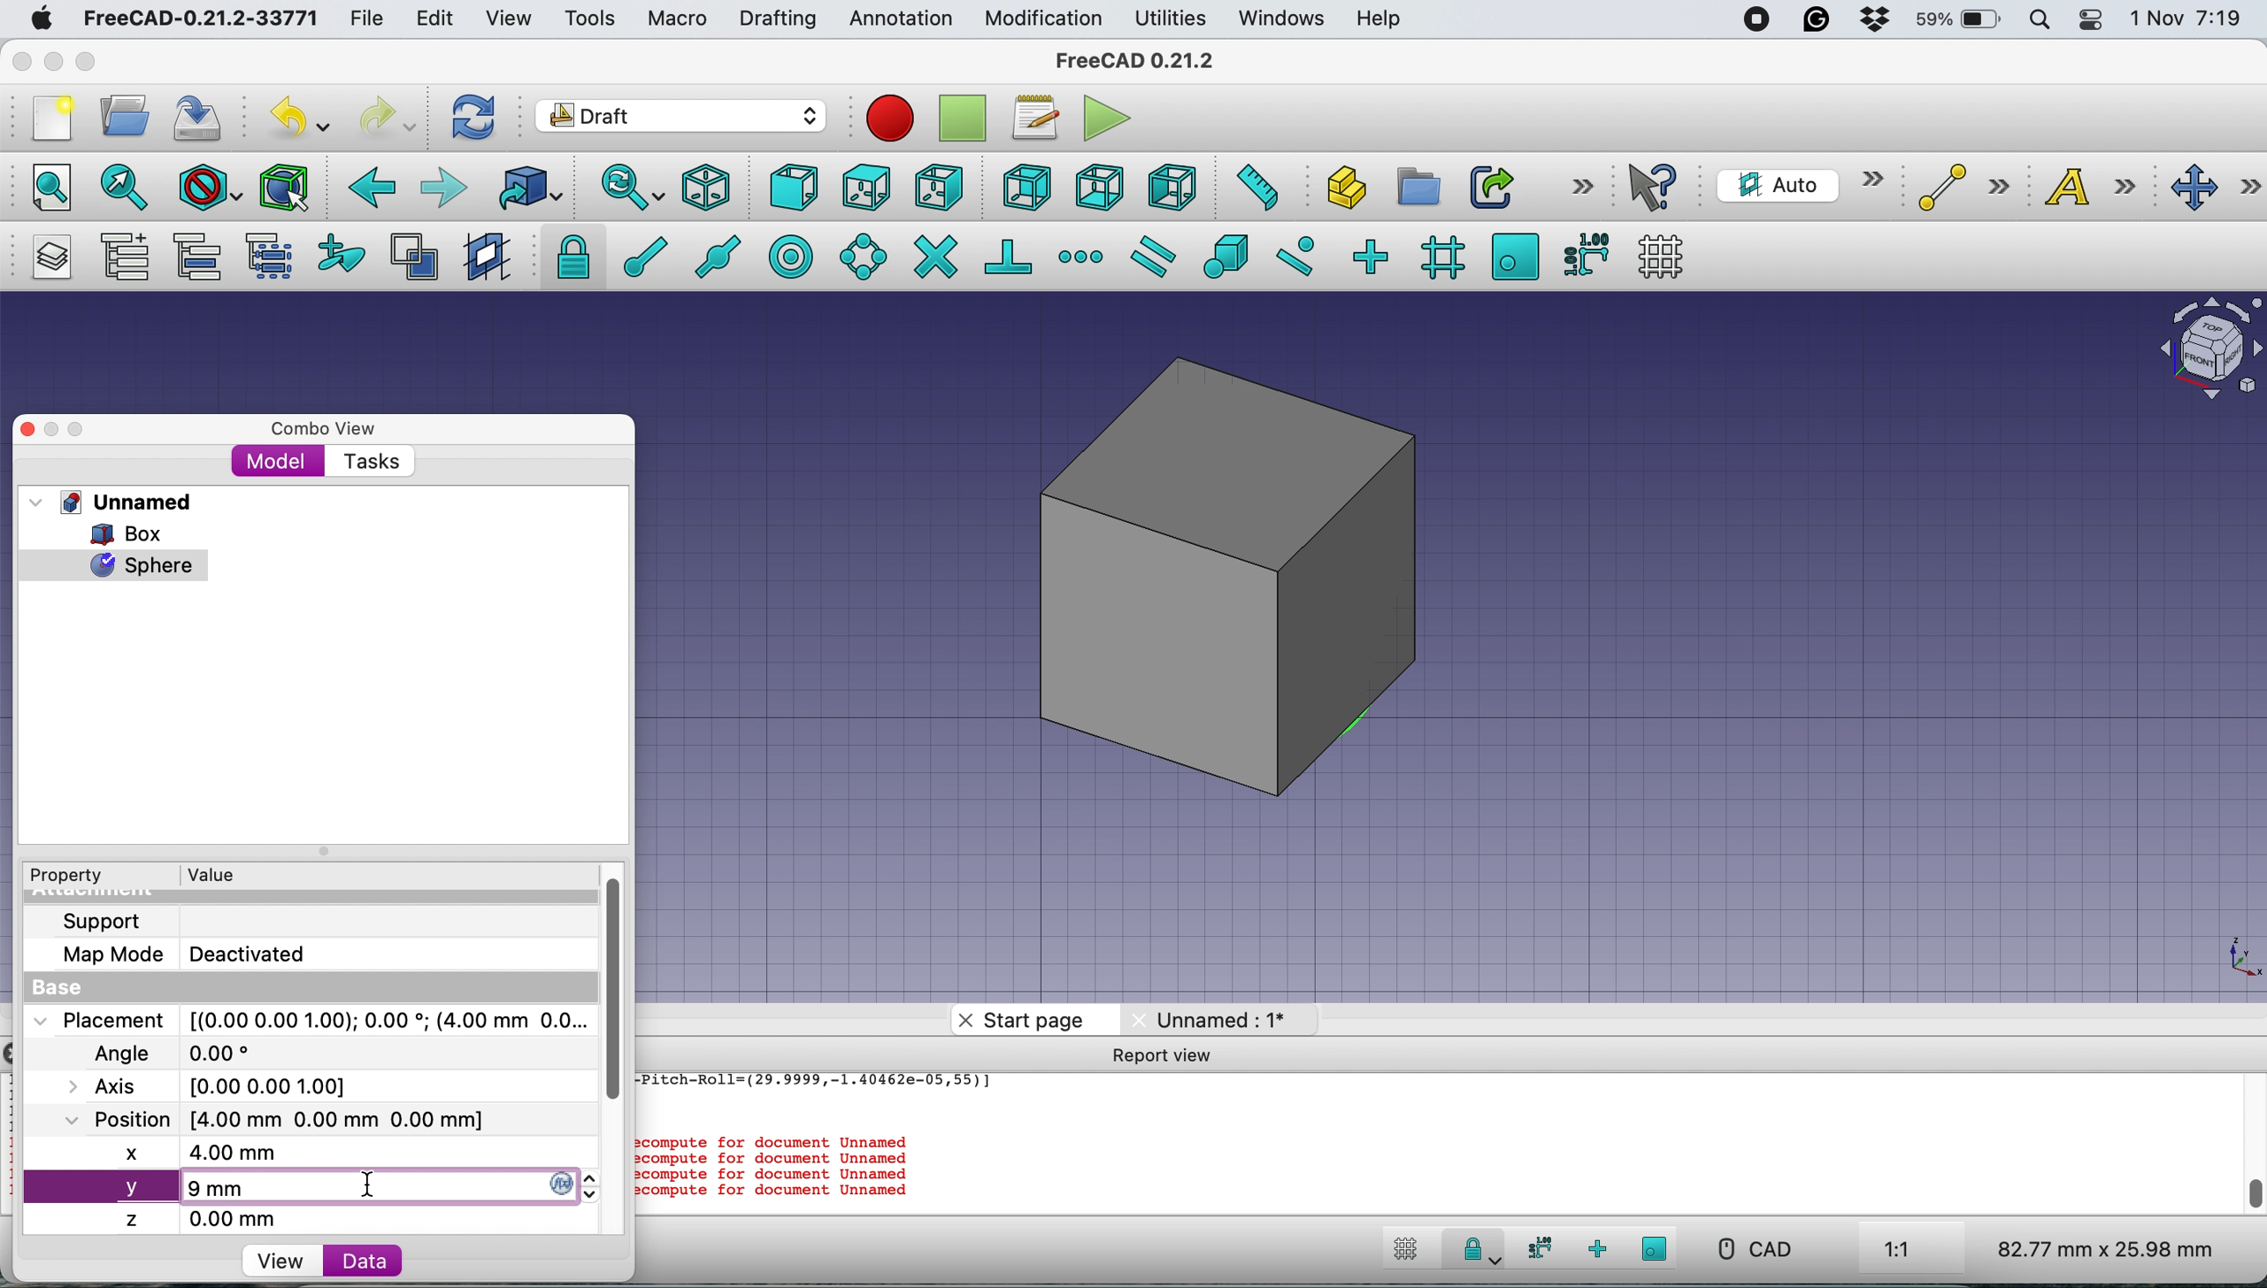 The height and width of the screenshot is (1288, 2267). Describe the element at coordinates (211, 1219) in the screenshot. I see `z axis` at that location.